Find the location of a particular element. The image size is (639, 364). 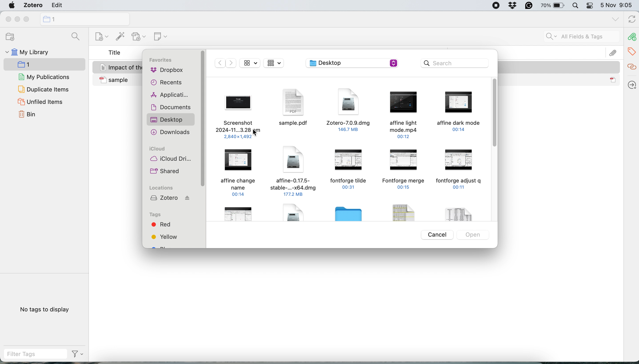

cancel is located at coordinates (438, 235).